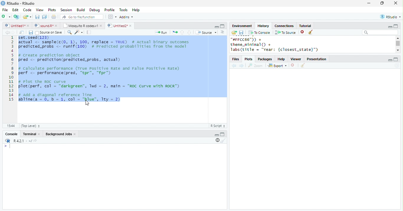  I want to click on To console, so click(259, 33).